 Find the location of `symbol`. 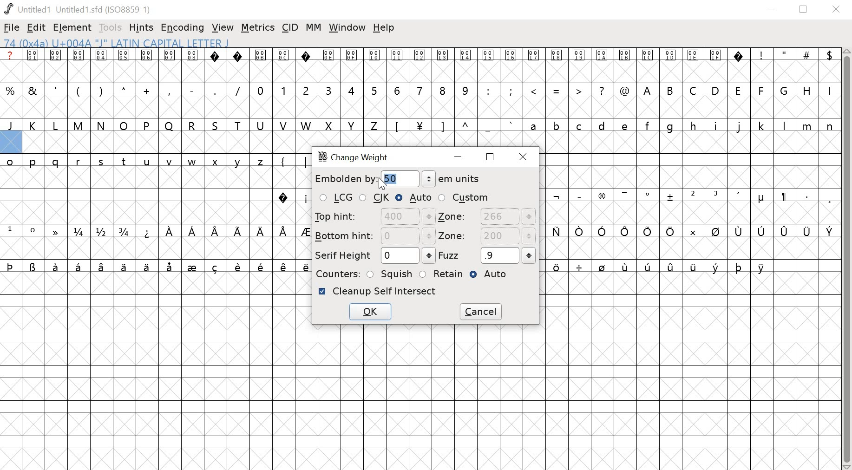

symbol is located at coordinates (54, 230).